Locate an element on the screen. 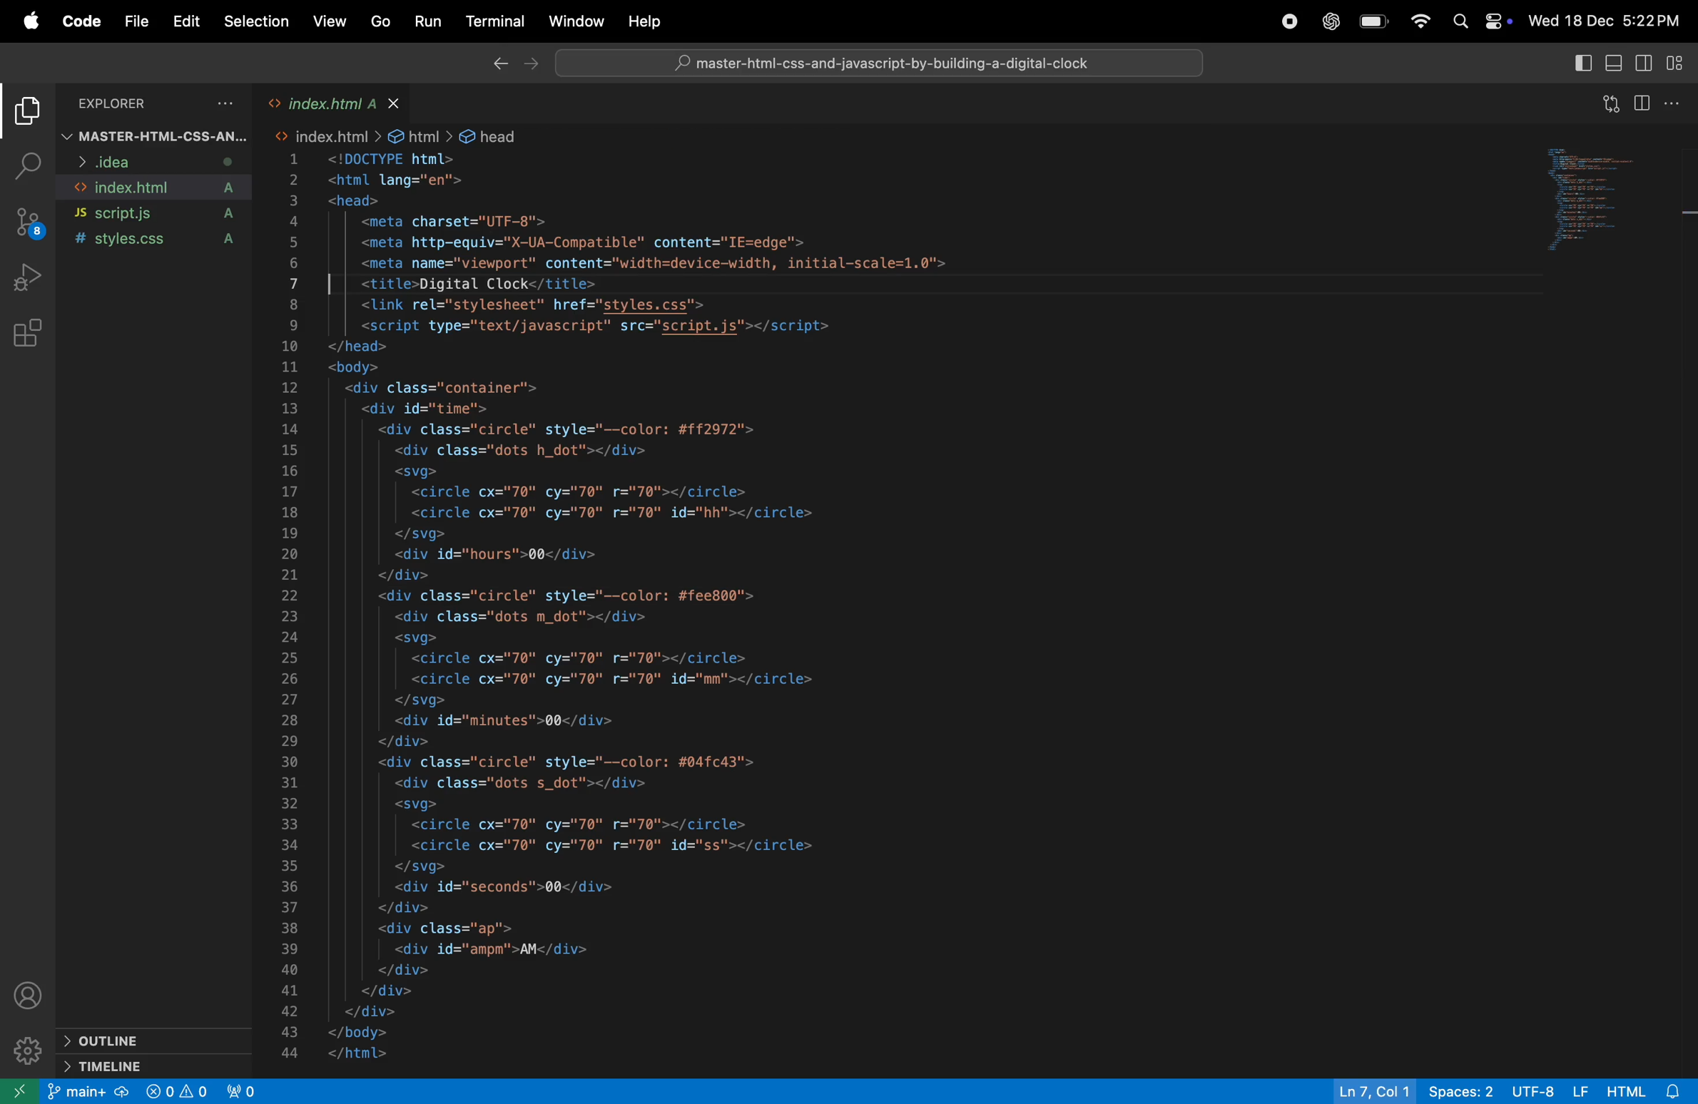 Image resolution: width=1698 pixels, height=1104 pixels. link is located at coordinates (824, 134).